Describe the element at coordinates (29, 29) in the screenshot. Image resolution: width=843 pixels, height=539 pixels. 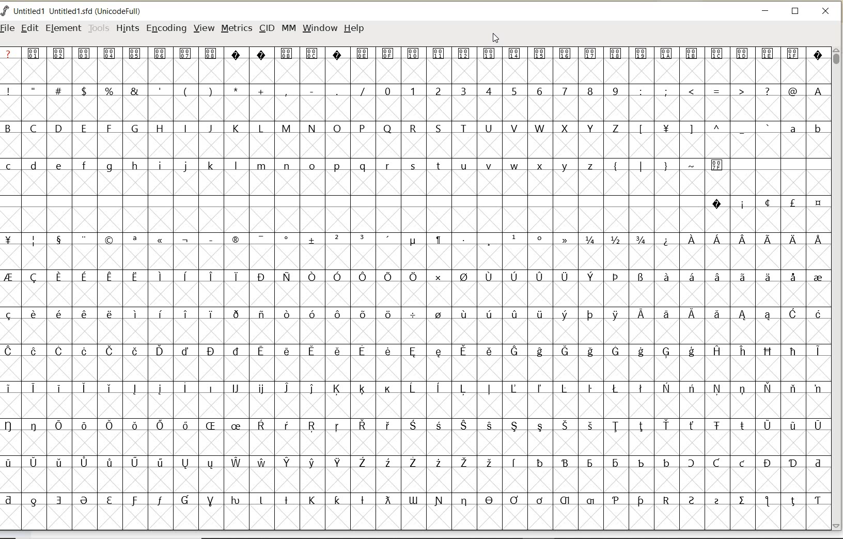
I see `EDIT` at that location.